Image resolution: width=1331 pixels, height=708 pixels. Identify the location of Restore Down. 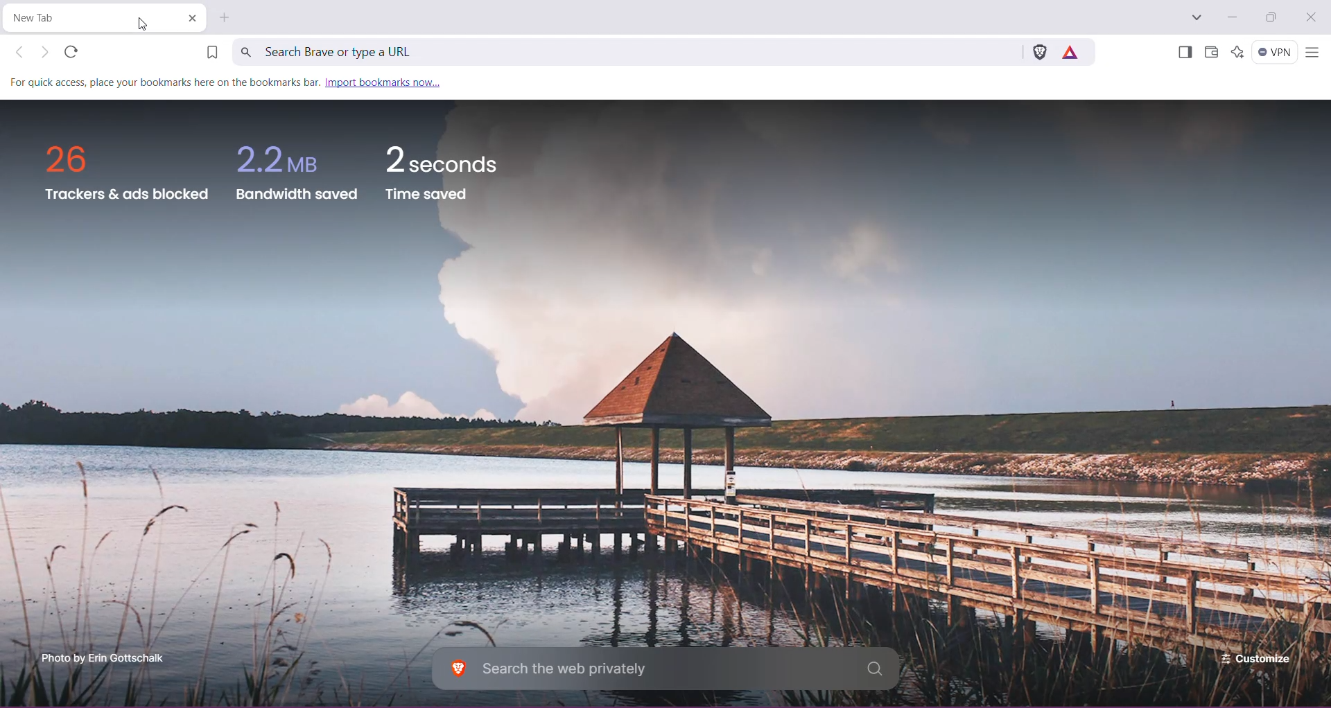
(1271, 17).